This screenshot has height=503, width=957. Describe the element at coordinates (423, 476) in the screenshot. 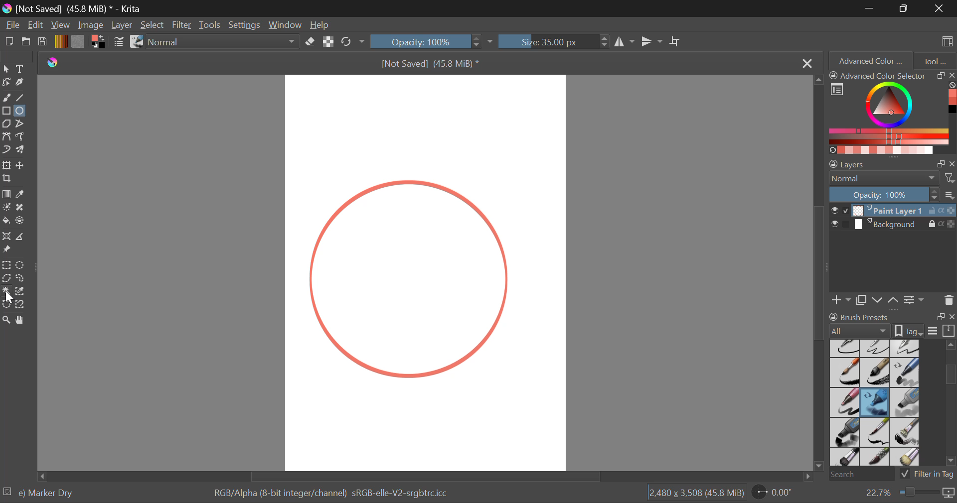

I see `Scroll Bar` at that location.